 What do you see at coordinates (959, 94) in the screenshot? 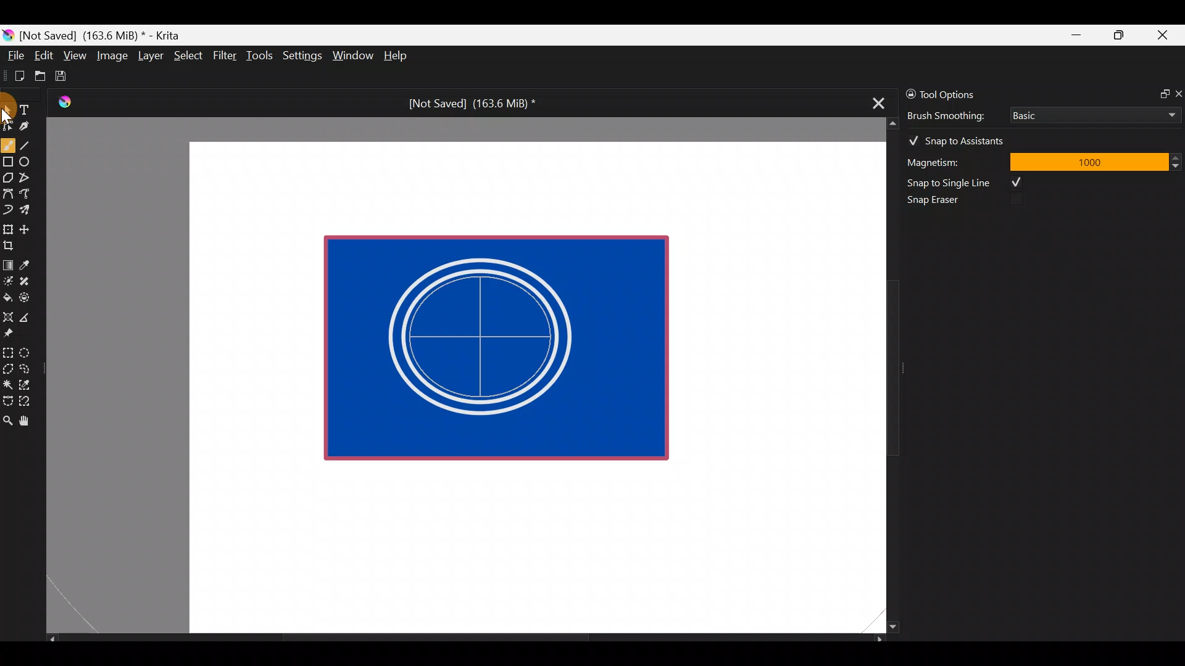
I see `Tool options` at bounding box center [959, 94].